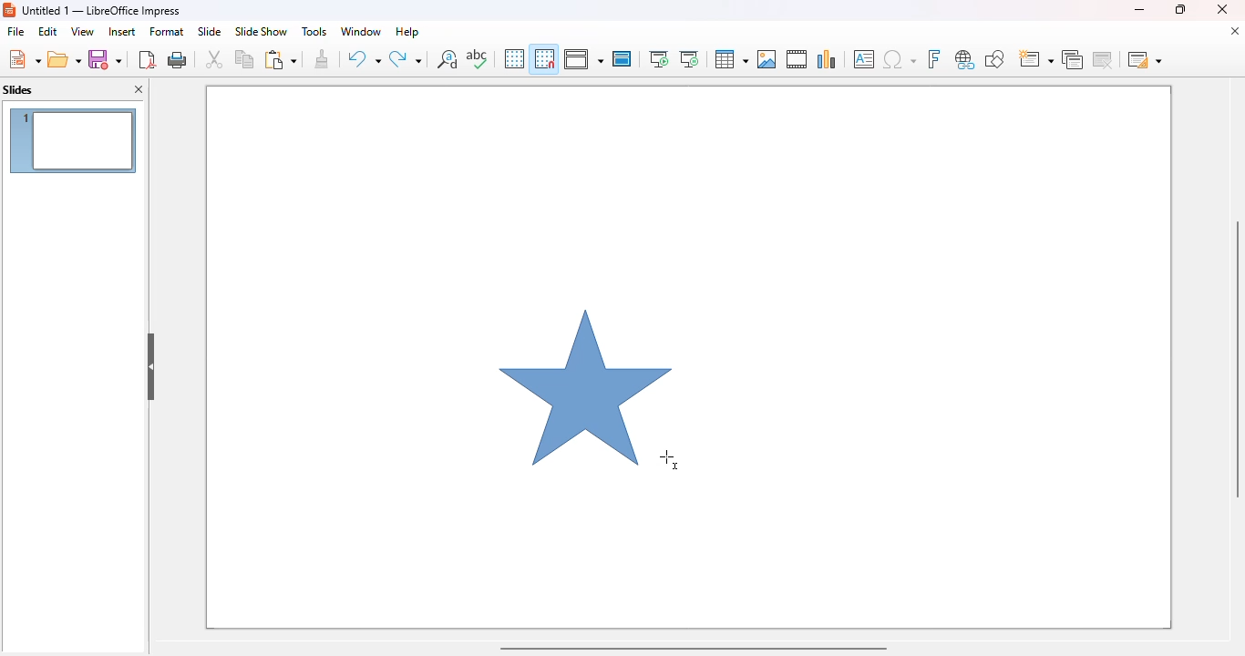 The width and height of the screenshot is (1245, 656). What do you see at coordinates (1178, 9) in the screenshot?
I see `maximize` at bounding box center [1178, 9].